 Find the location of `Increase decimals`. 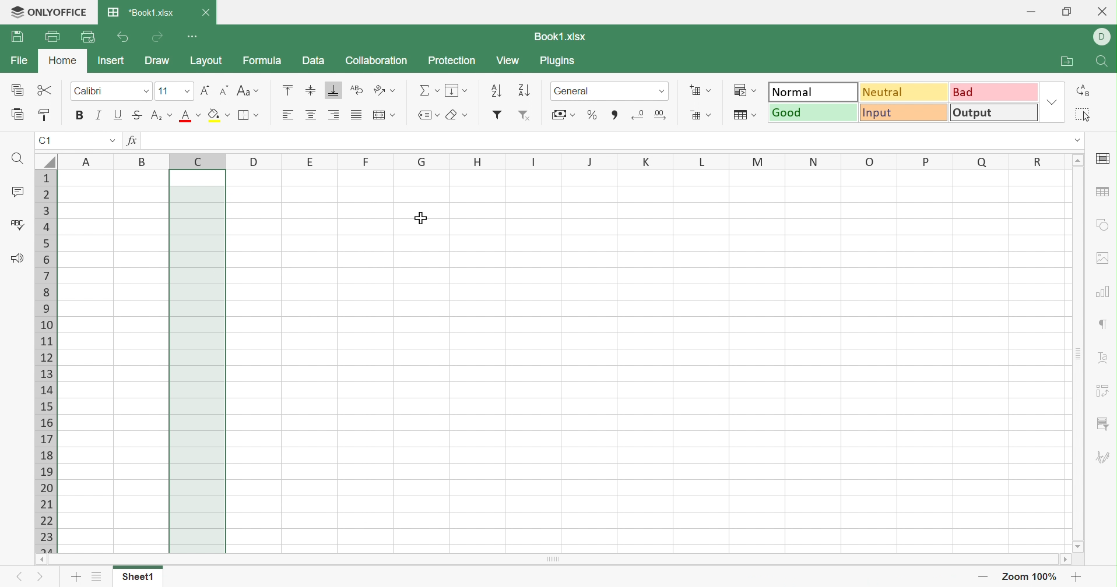

Increase decimals is located at coordinates (661, 115).